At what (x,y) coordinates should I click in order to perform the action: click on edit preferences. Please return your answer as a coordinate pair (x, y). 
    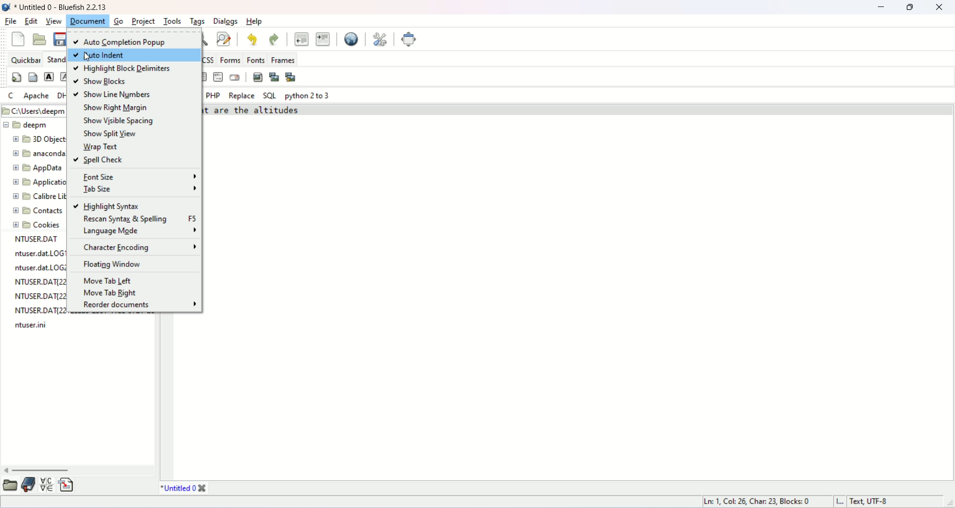
    Looking at the image, I should click on (381, 38).